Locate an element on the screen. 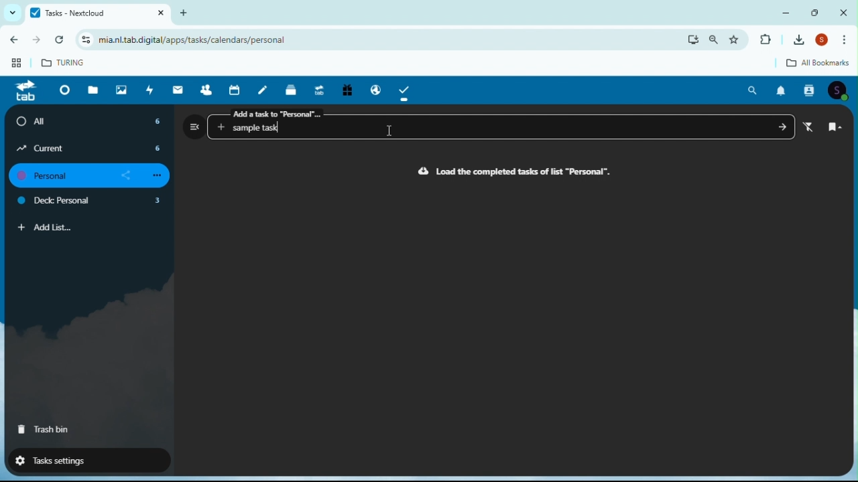 This screenshot has height=482, width=858. current is located at coordinates (90, 148).